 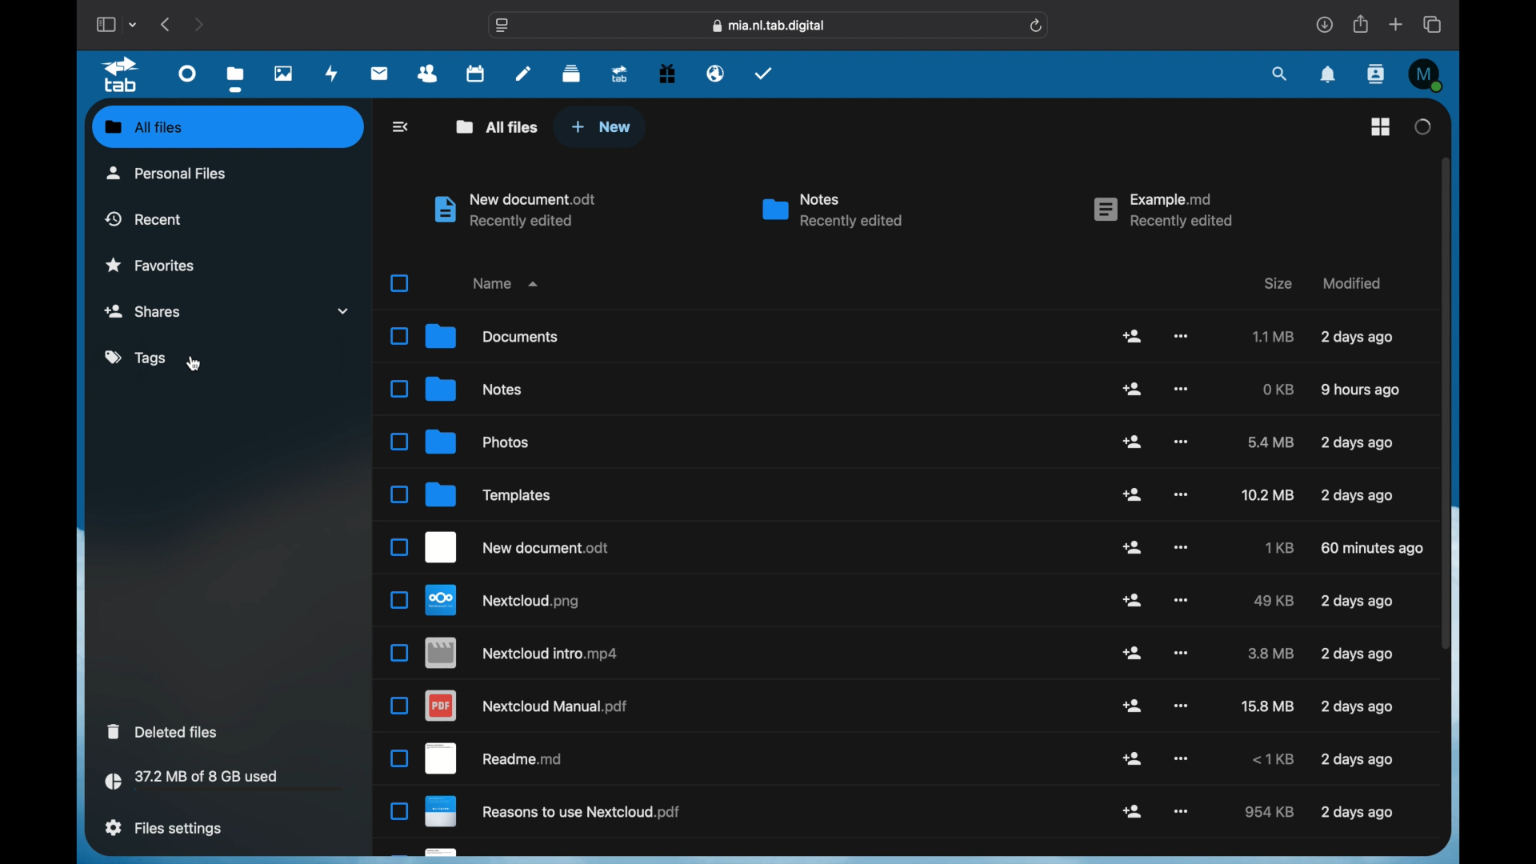 I want to click on website settings, so click(x=502, y=26).